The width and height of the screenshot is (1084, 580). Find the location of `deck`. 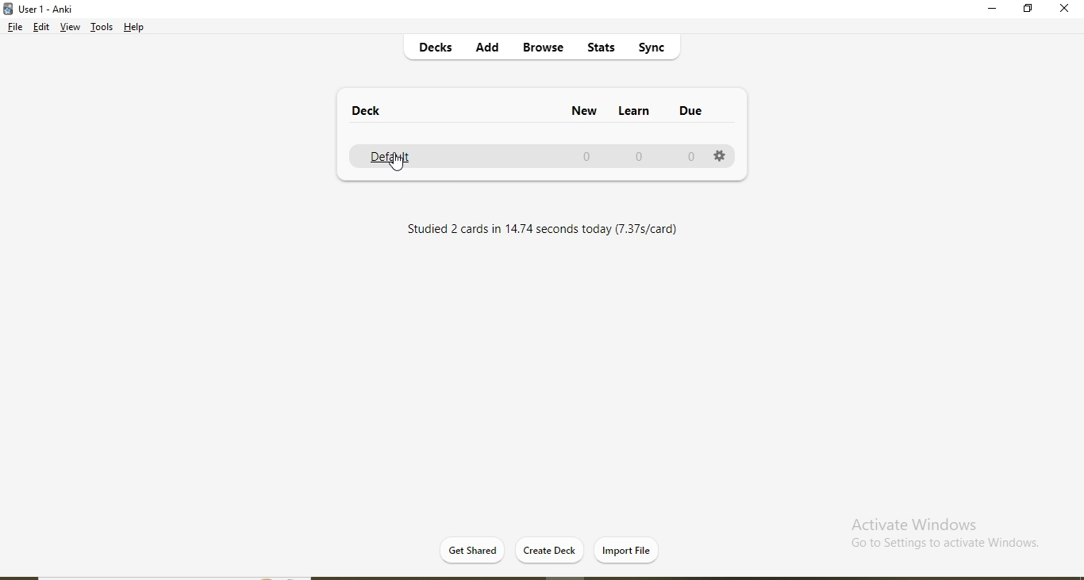

deck is located at coordinates (372, 113).